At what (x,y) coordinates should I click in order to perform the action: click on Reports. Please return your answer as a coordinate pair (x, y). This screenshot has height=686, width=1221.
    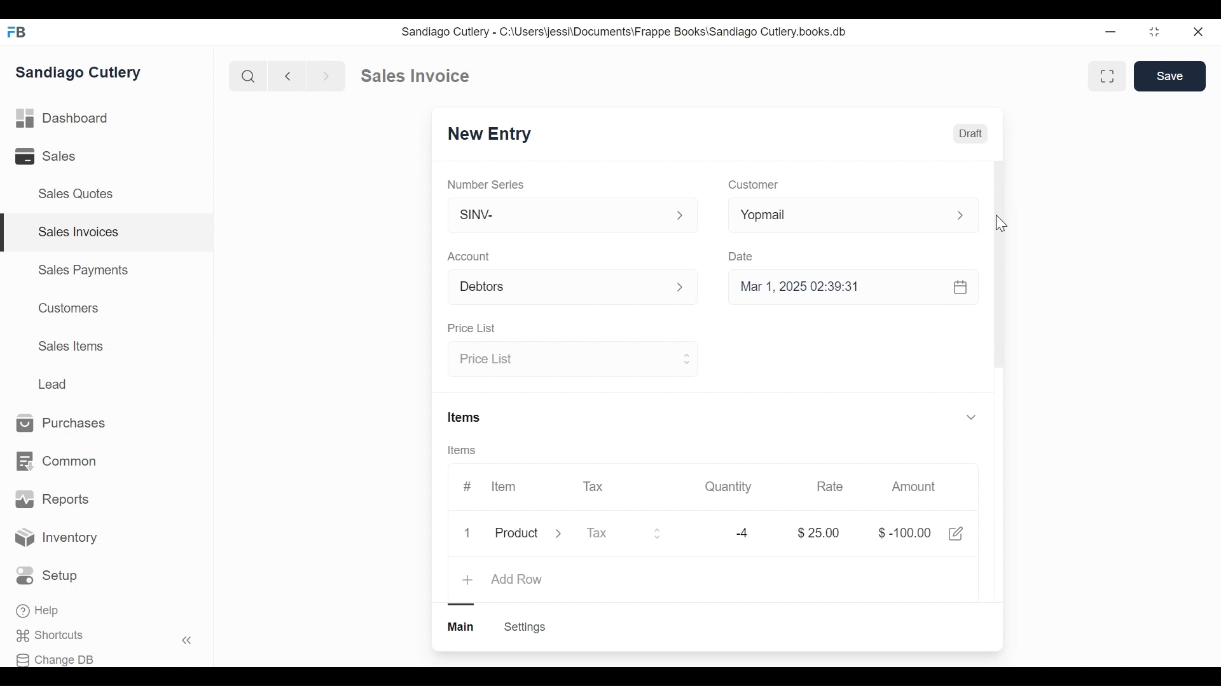
    Looking at the image, I should click on (50, 498).